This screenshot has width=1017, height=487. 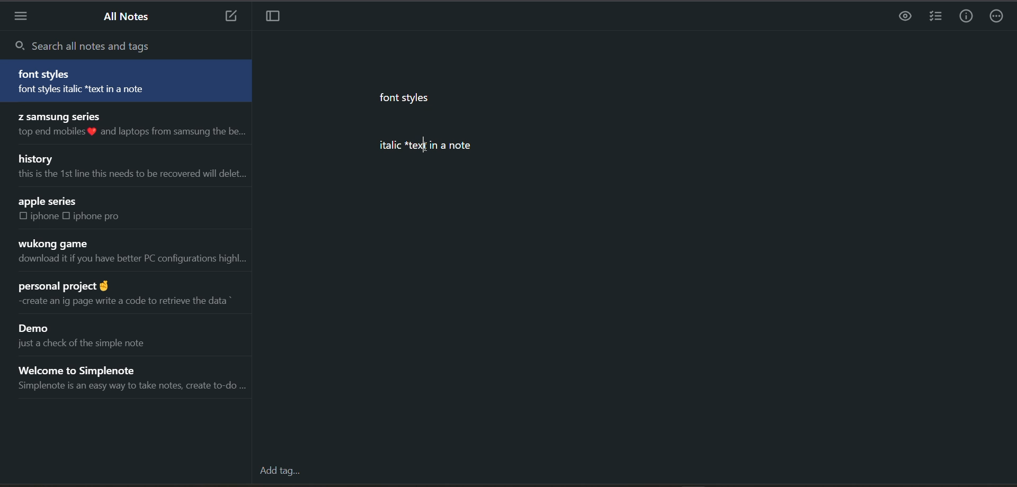 I want to click on add tag, so click(x=281, y=470).